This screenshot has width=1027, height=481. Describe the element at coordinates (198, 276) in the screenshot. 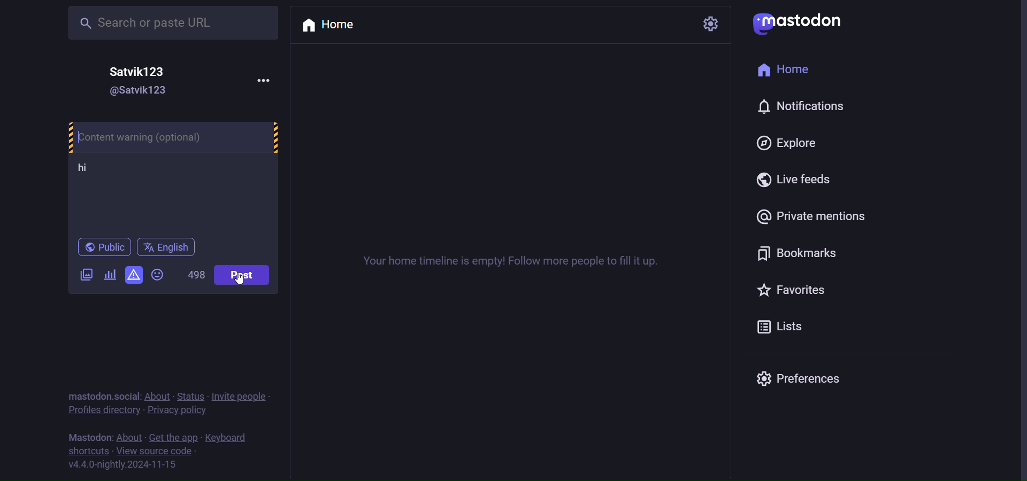

I see `word limit` at that location.